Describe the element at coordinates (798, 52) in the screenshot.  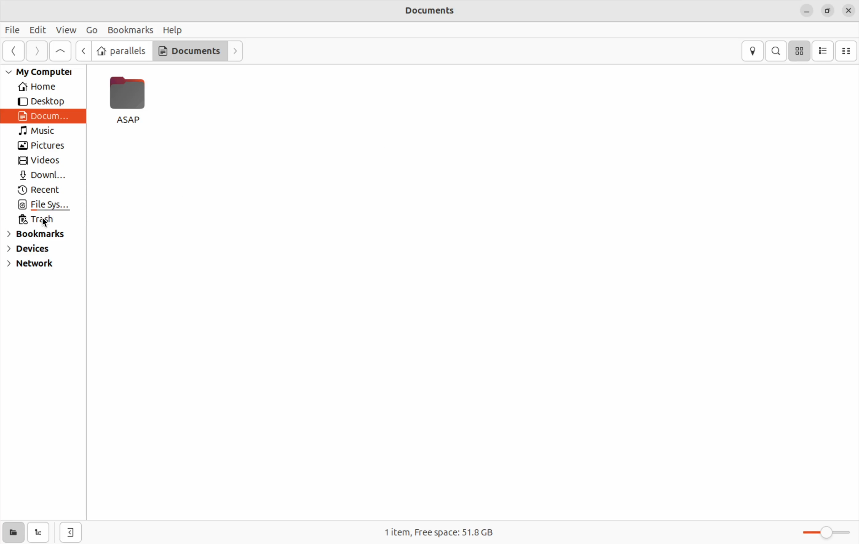
I see `icon view` at that location.